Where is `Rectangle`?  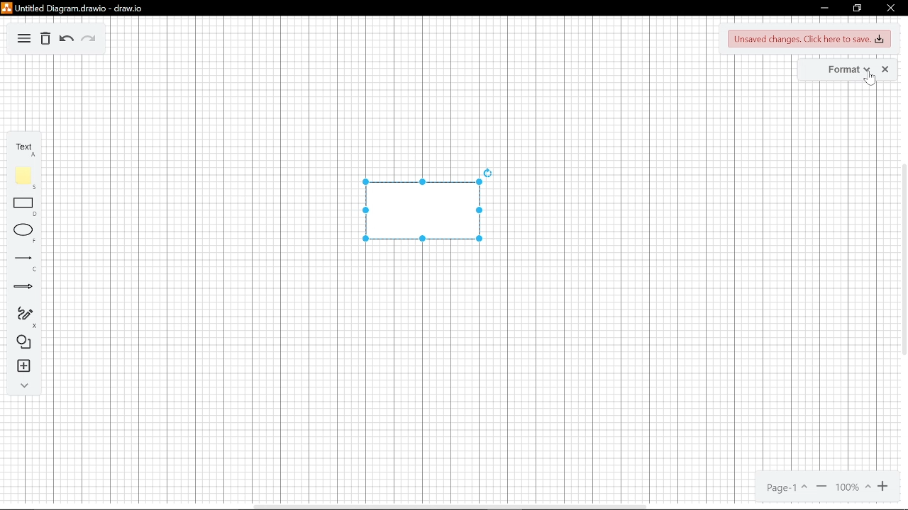 Rectangle is located at coordinates (24, 205).